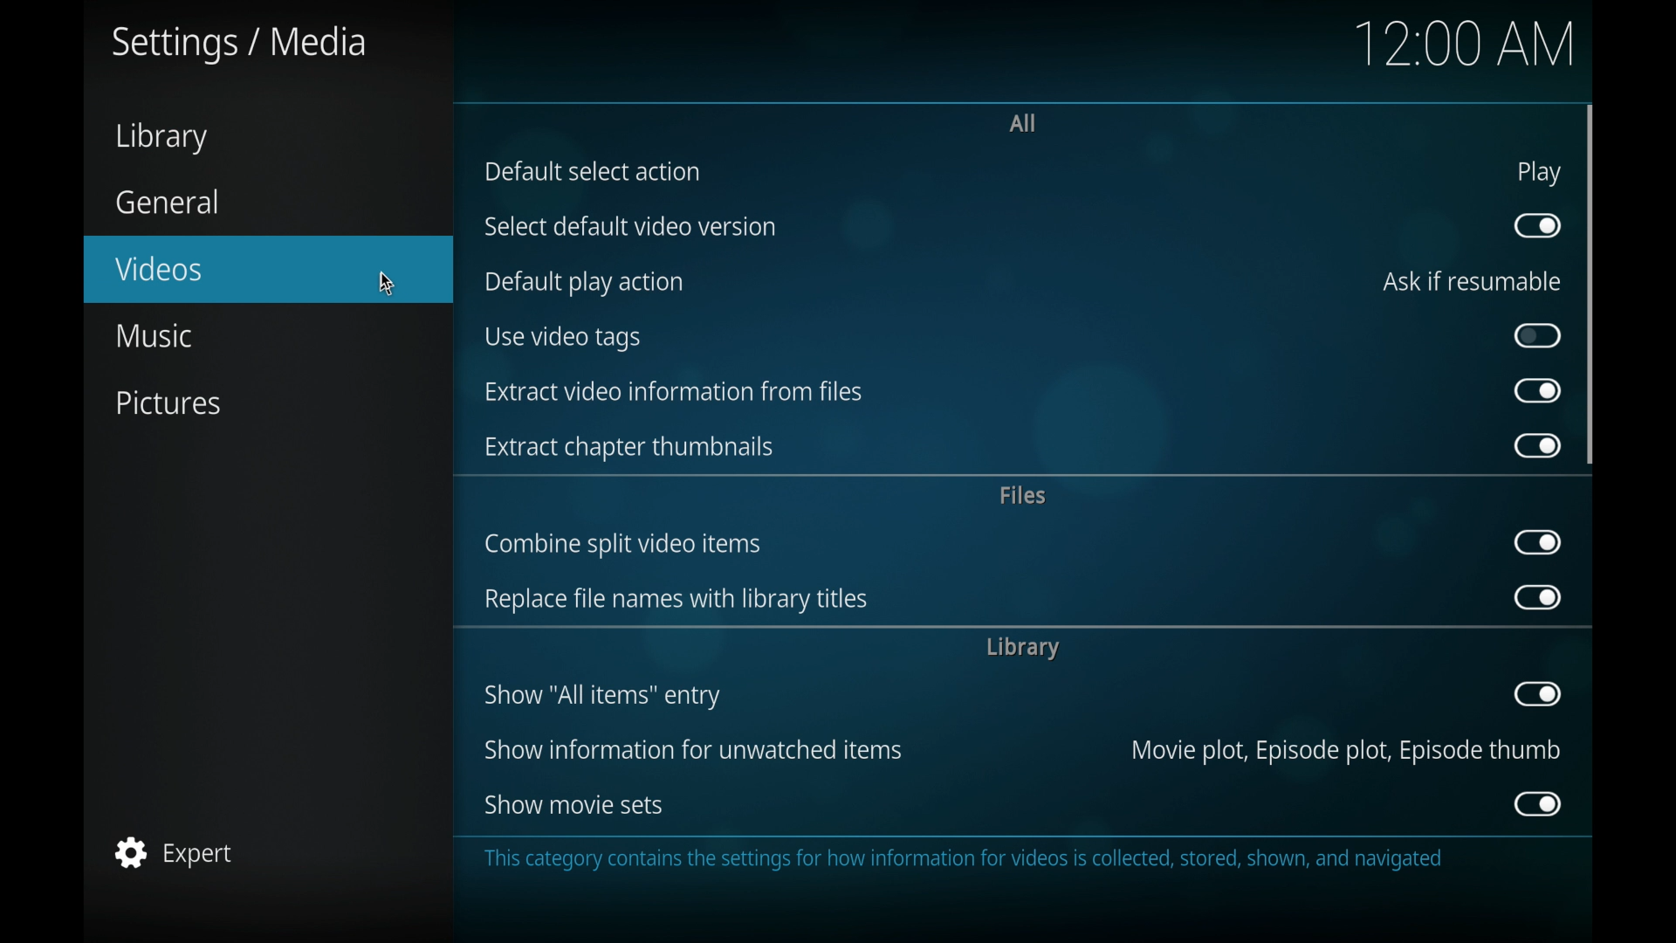 Image resolution: width=1676 pixels, height=943 pixels. What do you see at coordinates (174, 851) in the screenshot?
I see `expert` at bounding box center [174, 851].